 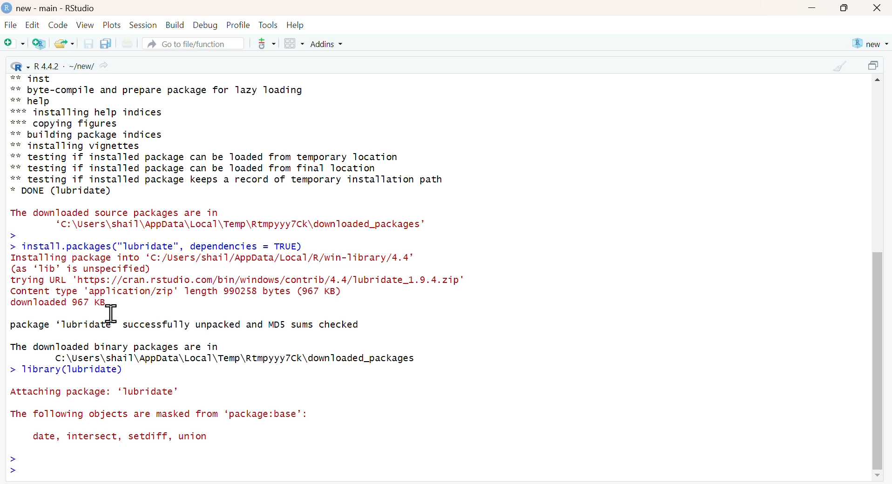 I want to click on maximize, so click(x=845, y=8).